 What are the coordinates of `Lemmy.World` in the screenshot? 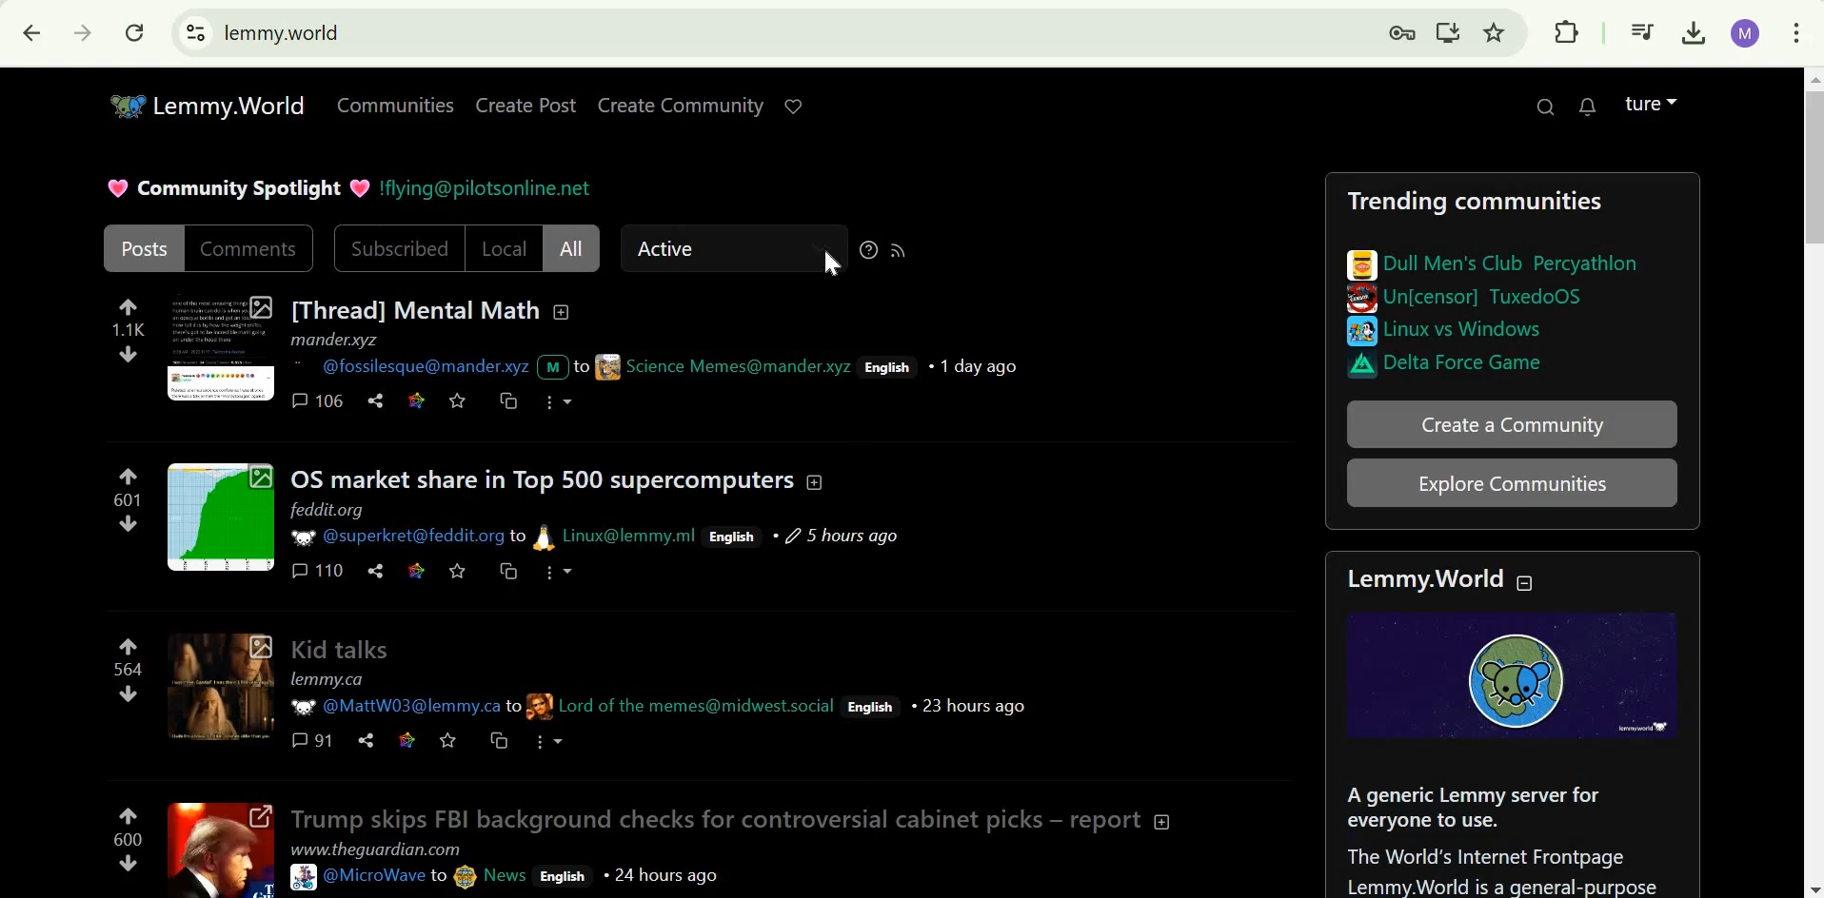 It's located at (205, 103).